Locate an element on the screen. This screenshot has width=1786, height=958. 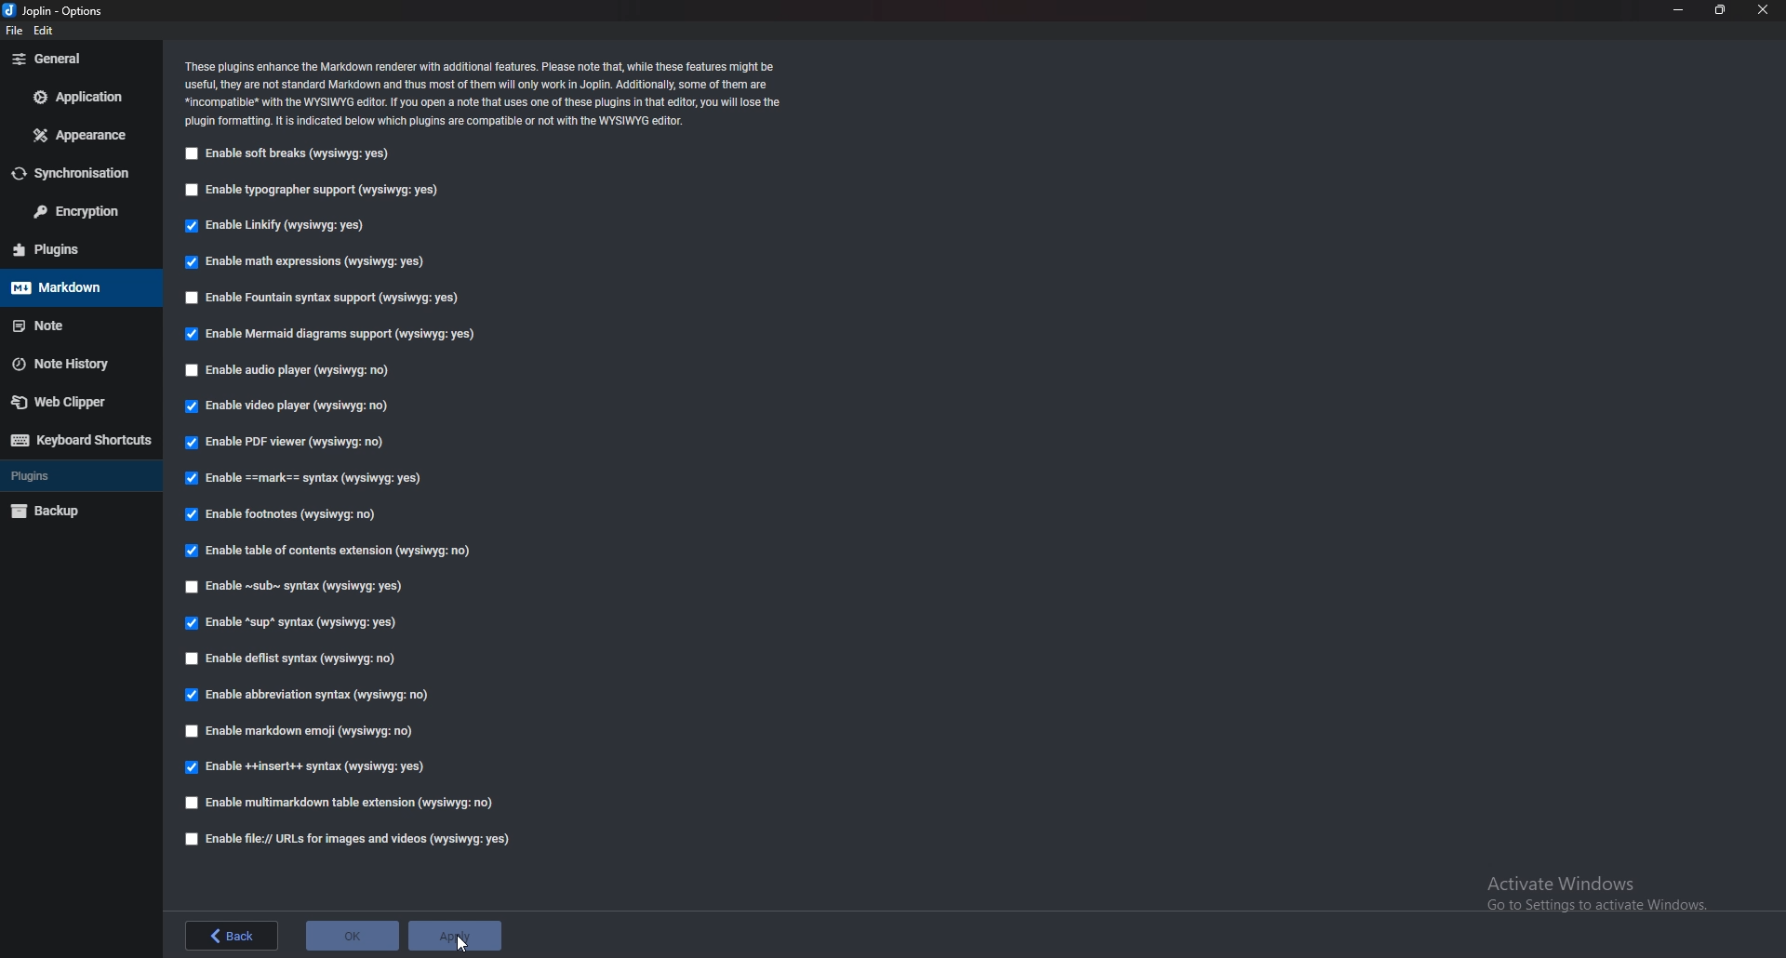
Enable video player is located at coordinates (290, 407).